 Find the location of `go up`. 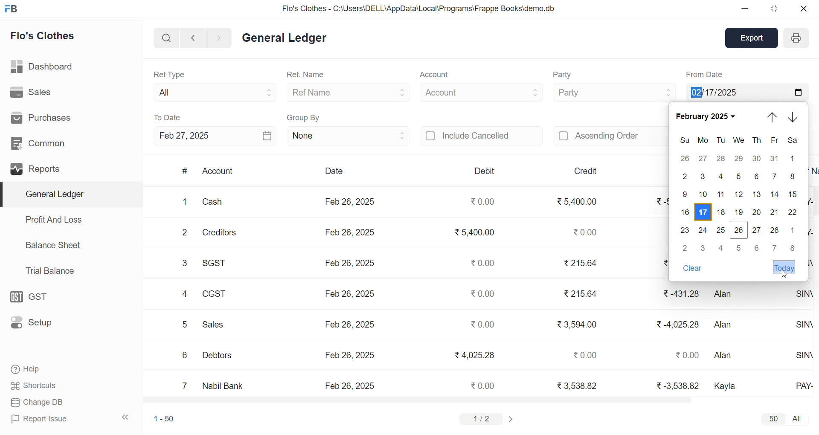

go up is located at coordinates (773, 117).